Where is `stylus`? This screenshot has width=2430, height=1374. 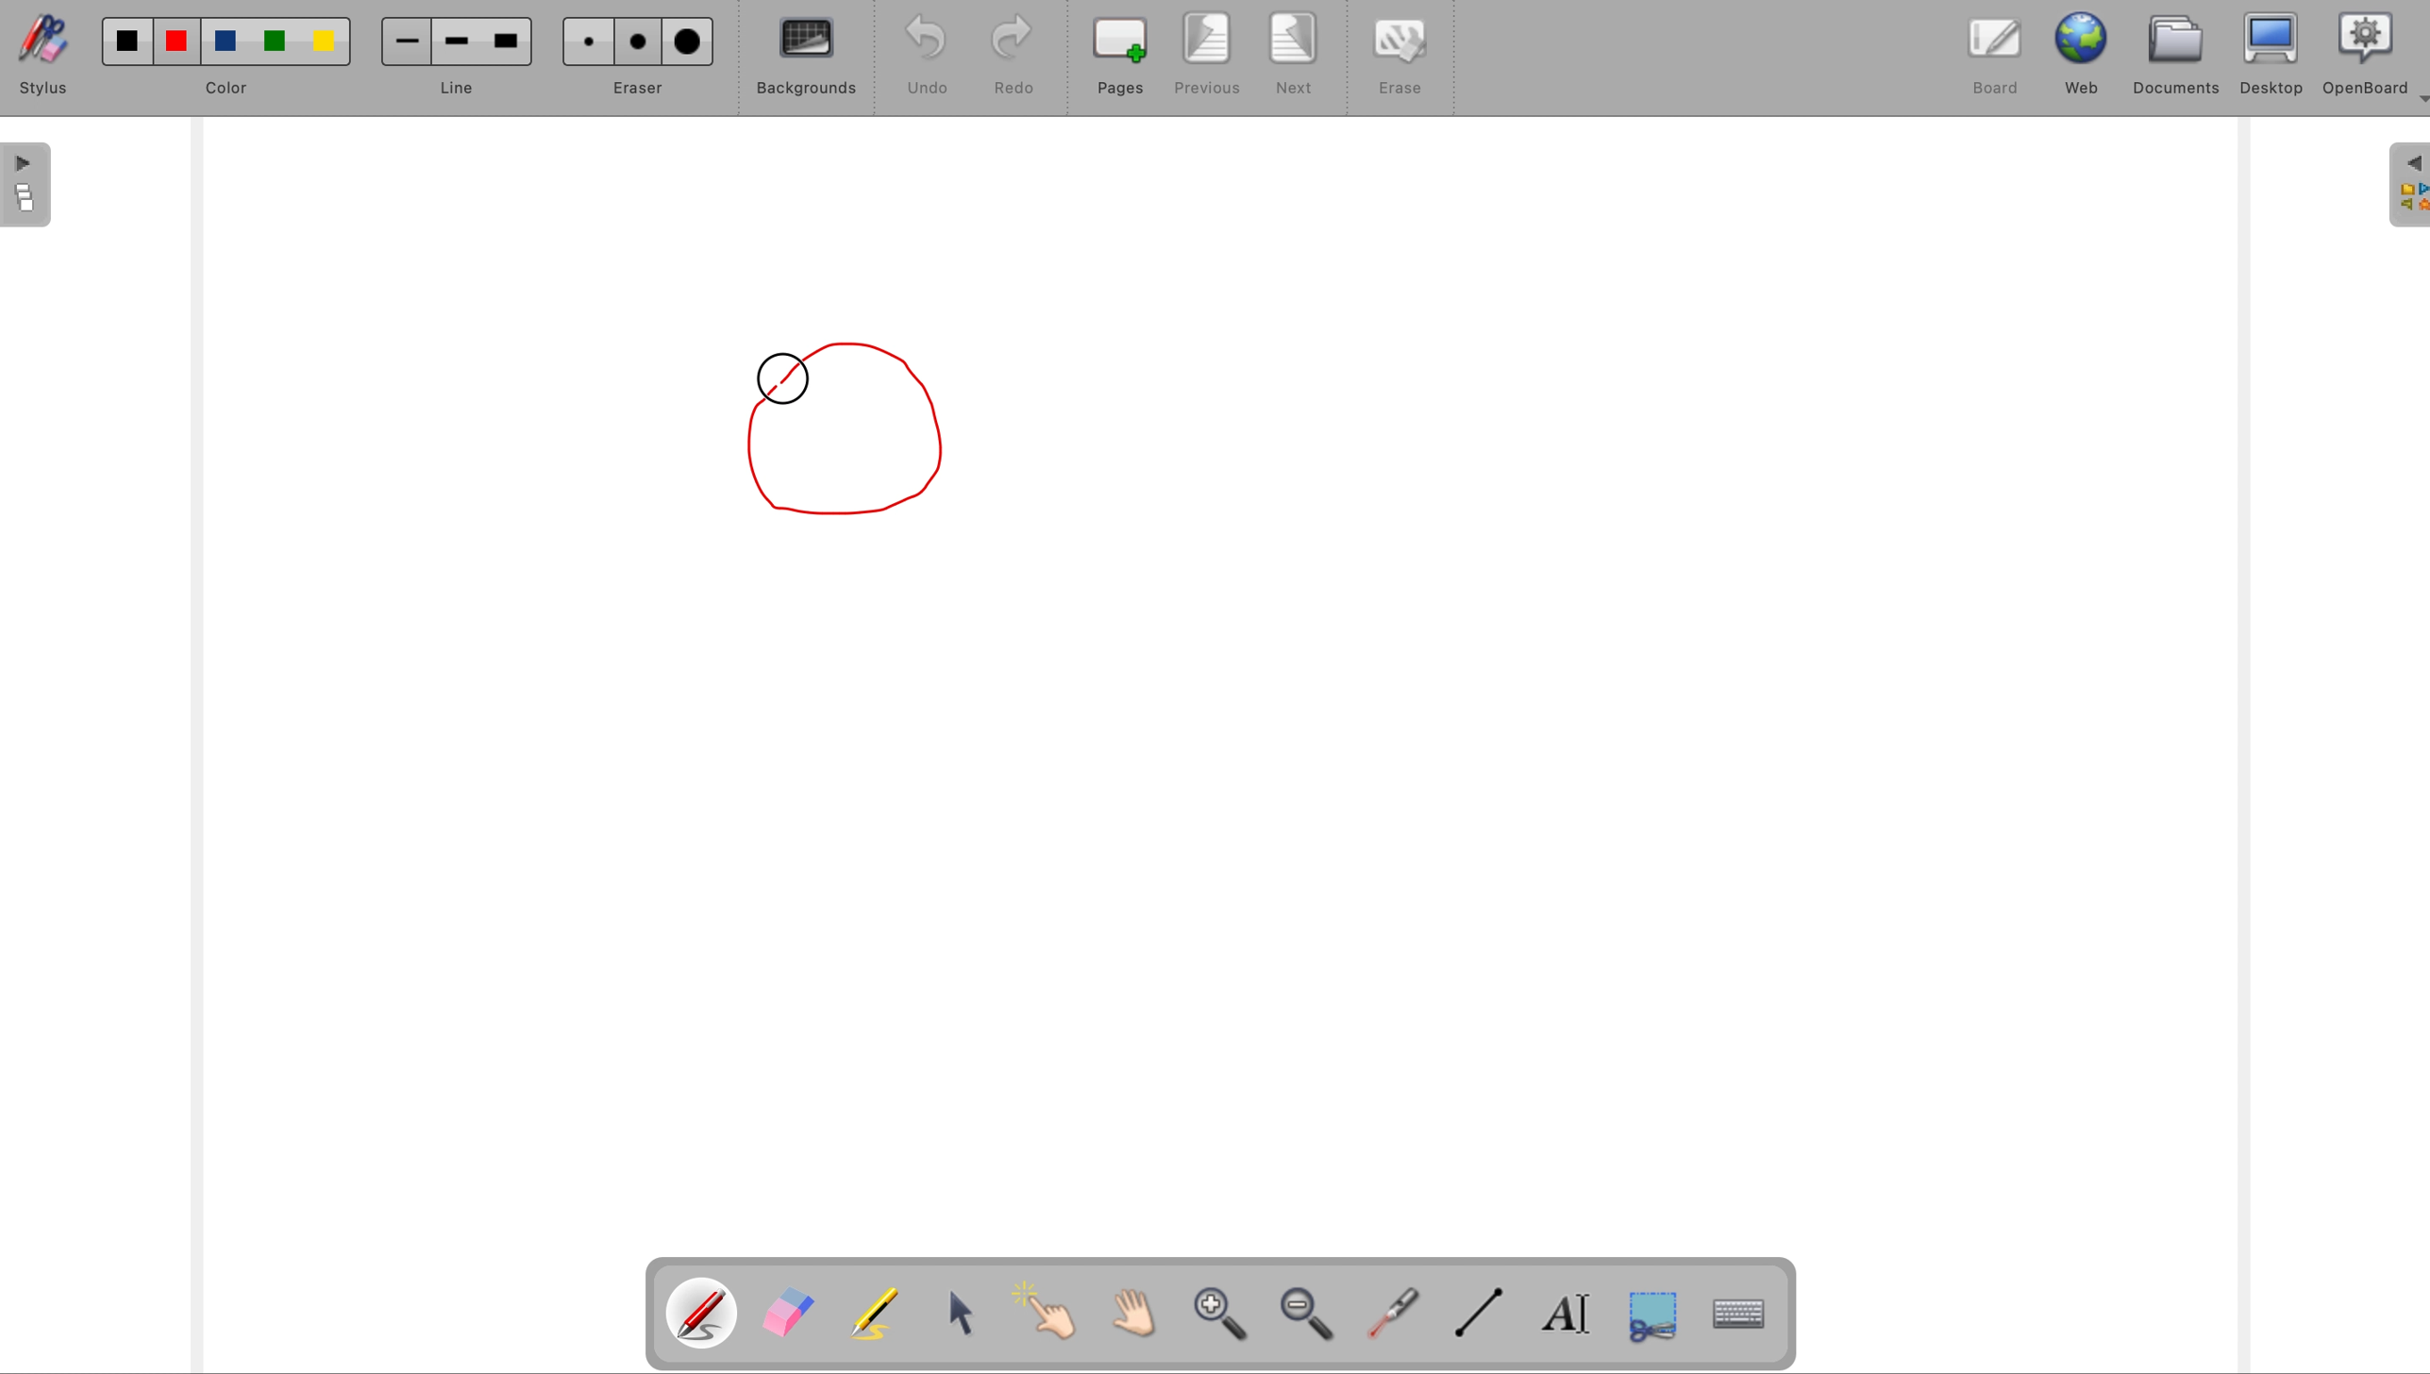
stylus is located at coordinates (51, 54).